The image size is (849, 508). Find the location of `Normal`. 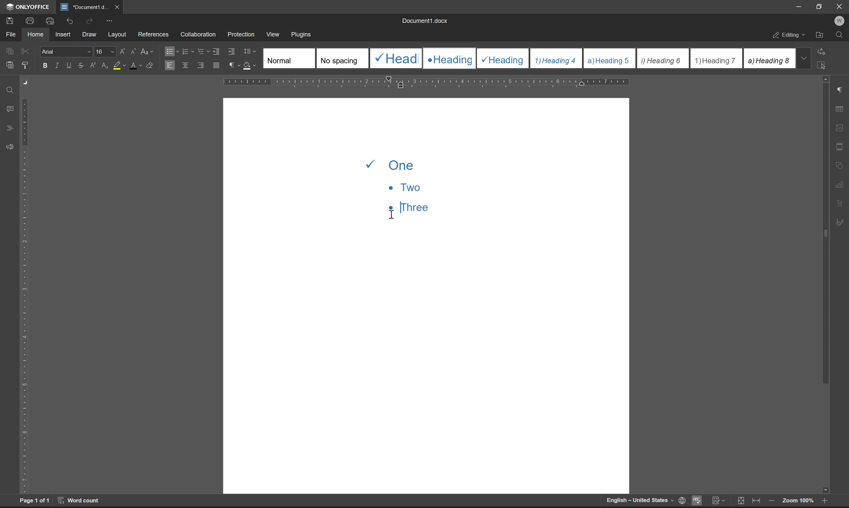

Normal is located at coordinates (289, 58).